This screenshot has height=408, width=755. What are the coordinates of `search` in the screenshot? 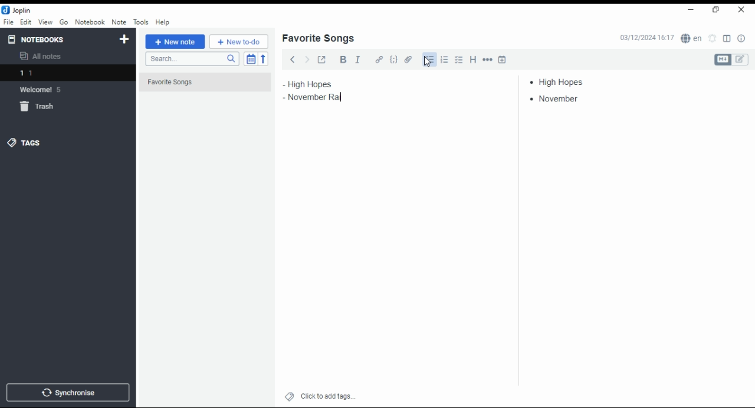 It's located at (192, 59).